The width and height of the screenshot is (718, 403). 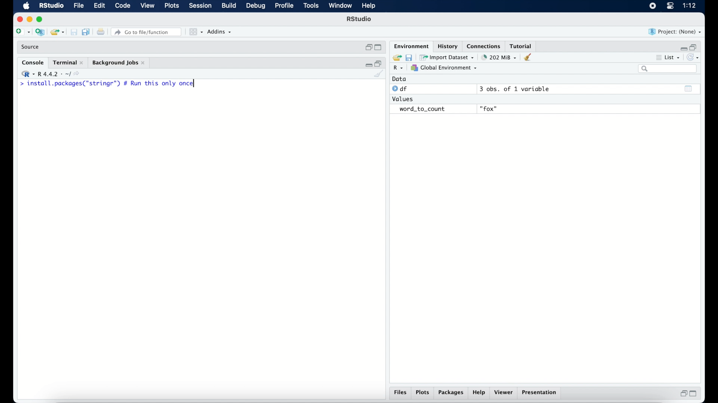 What do you see at coordinates (220, 32) in the screenshot?
I see `addins` at bounding box center [220, 32].